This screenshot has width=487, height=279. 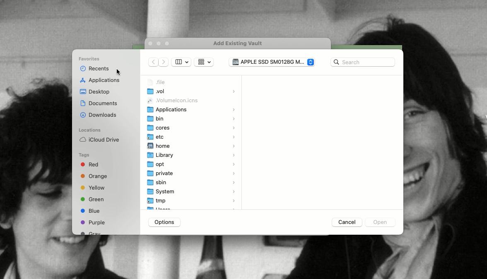 What do you see at coordinates (363, 62) in the screenshot?
I see `Search` at bounding box center [363, 62].